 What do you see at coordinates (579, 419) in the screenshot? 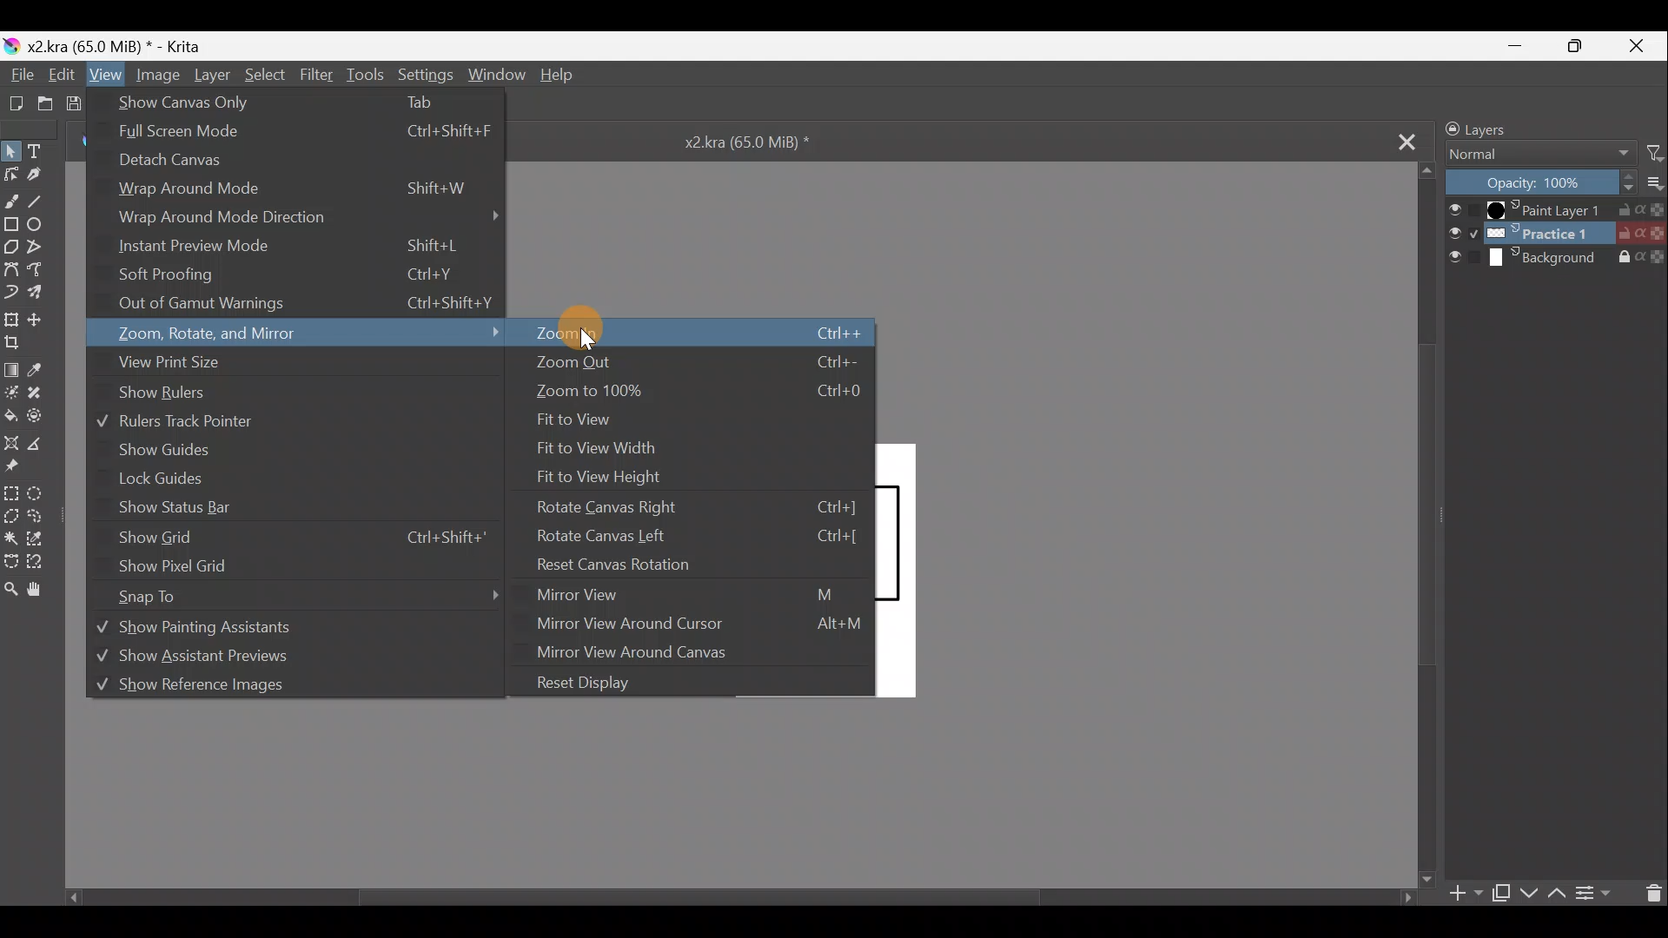
I see `Fit to view` at bounding box center [579, 419].